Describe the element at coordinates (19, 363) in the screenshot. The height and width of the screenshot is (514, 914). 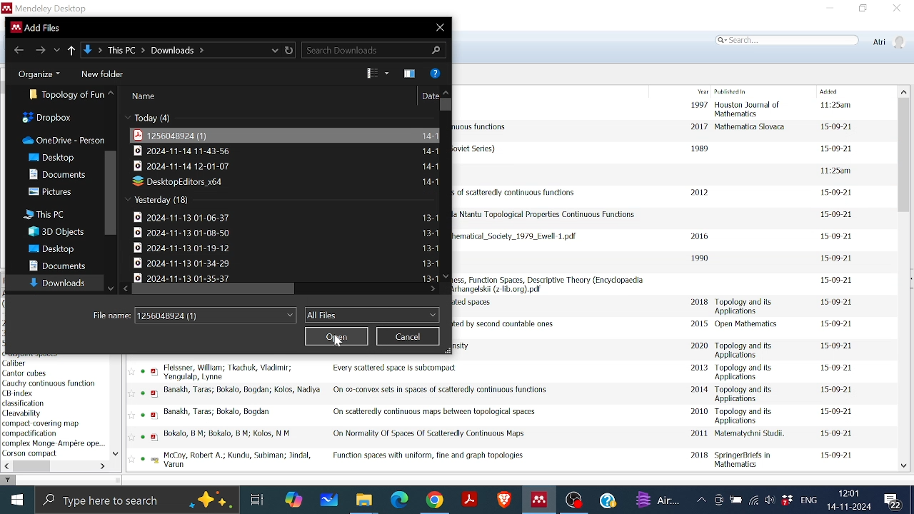
I see `keyword` at that location.